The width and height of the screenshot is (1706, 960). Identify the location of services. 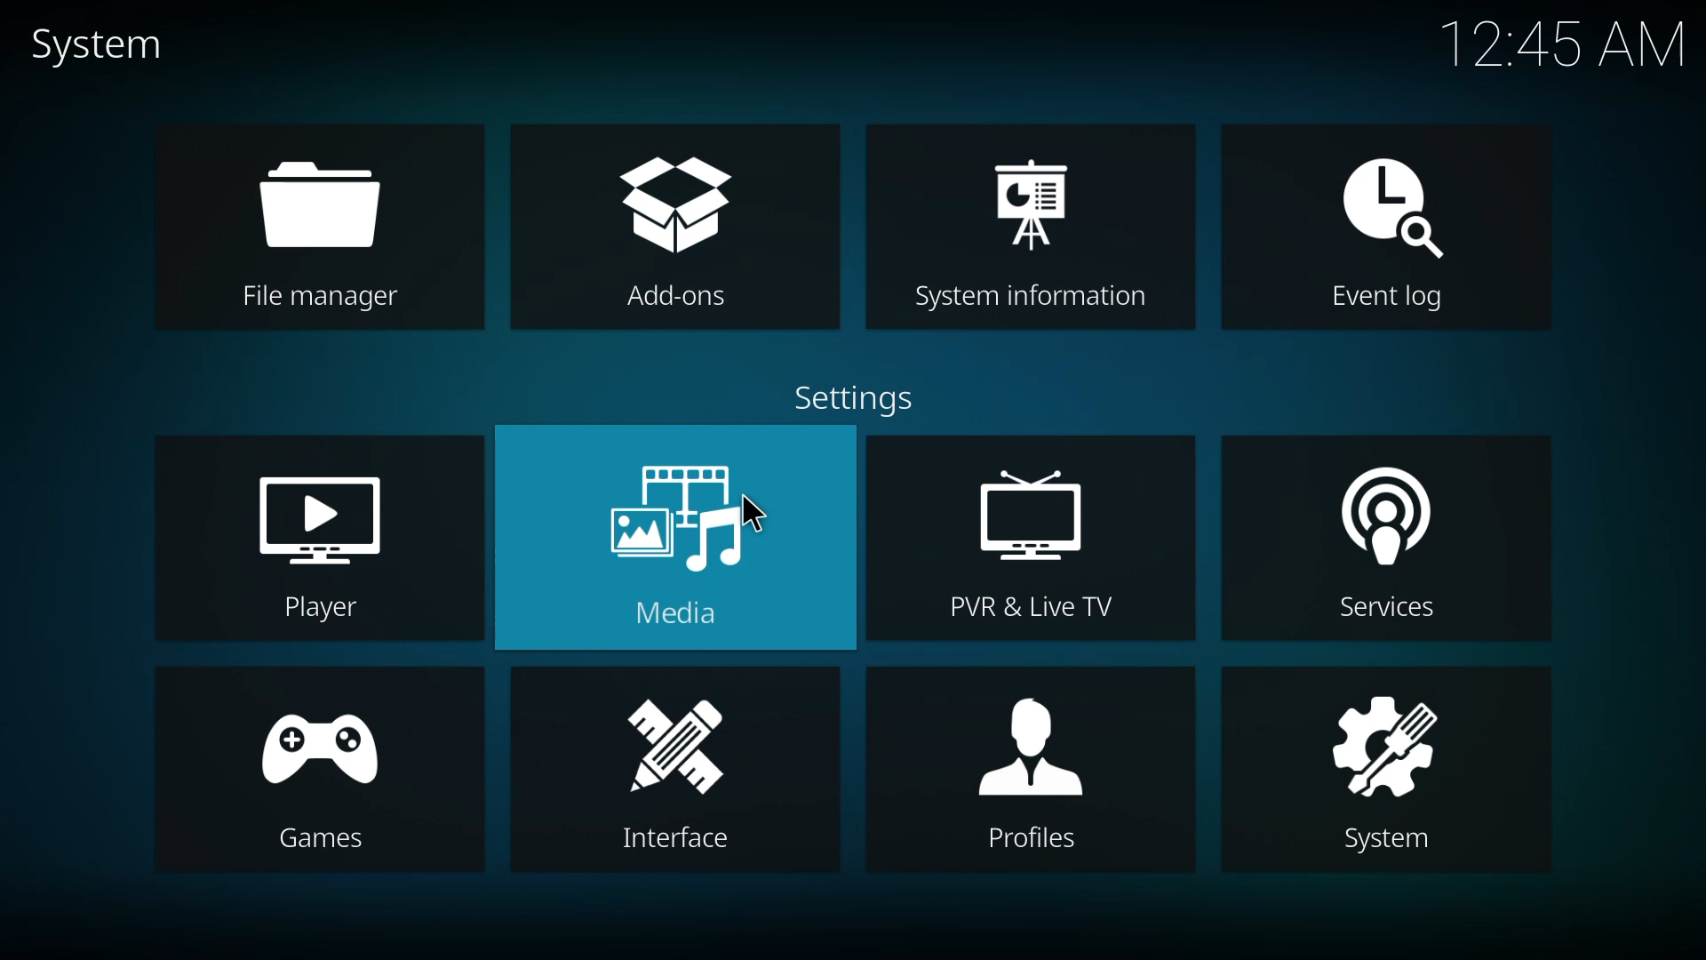
(1383, 540).